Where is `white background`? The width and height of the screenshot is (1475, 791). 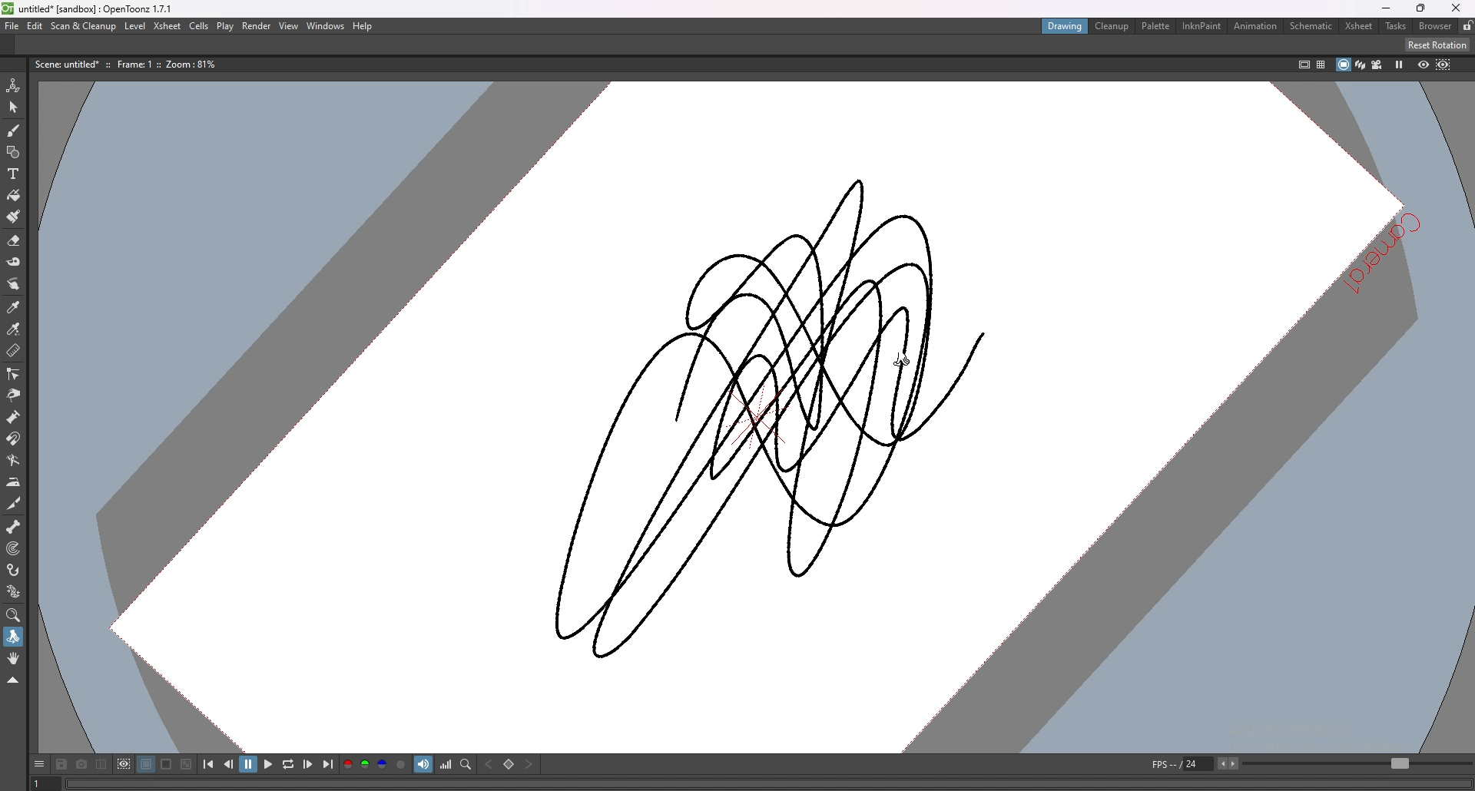 white background is located at coordinates (167, 765).